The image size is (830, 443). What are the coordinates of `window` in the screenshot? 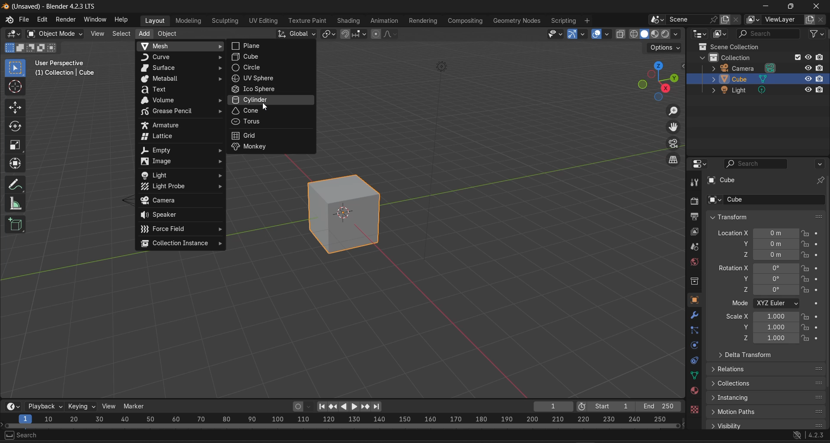 It's located at (96, 20).